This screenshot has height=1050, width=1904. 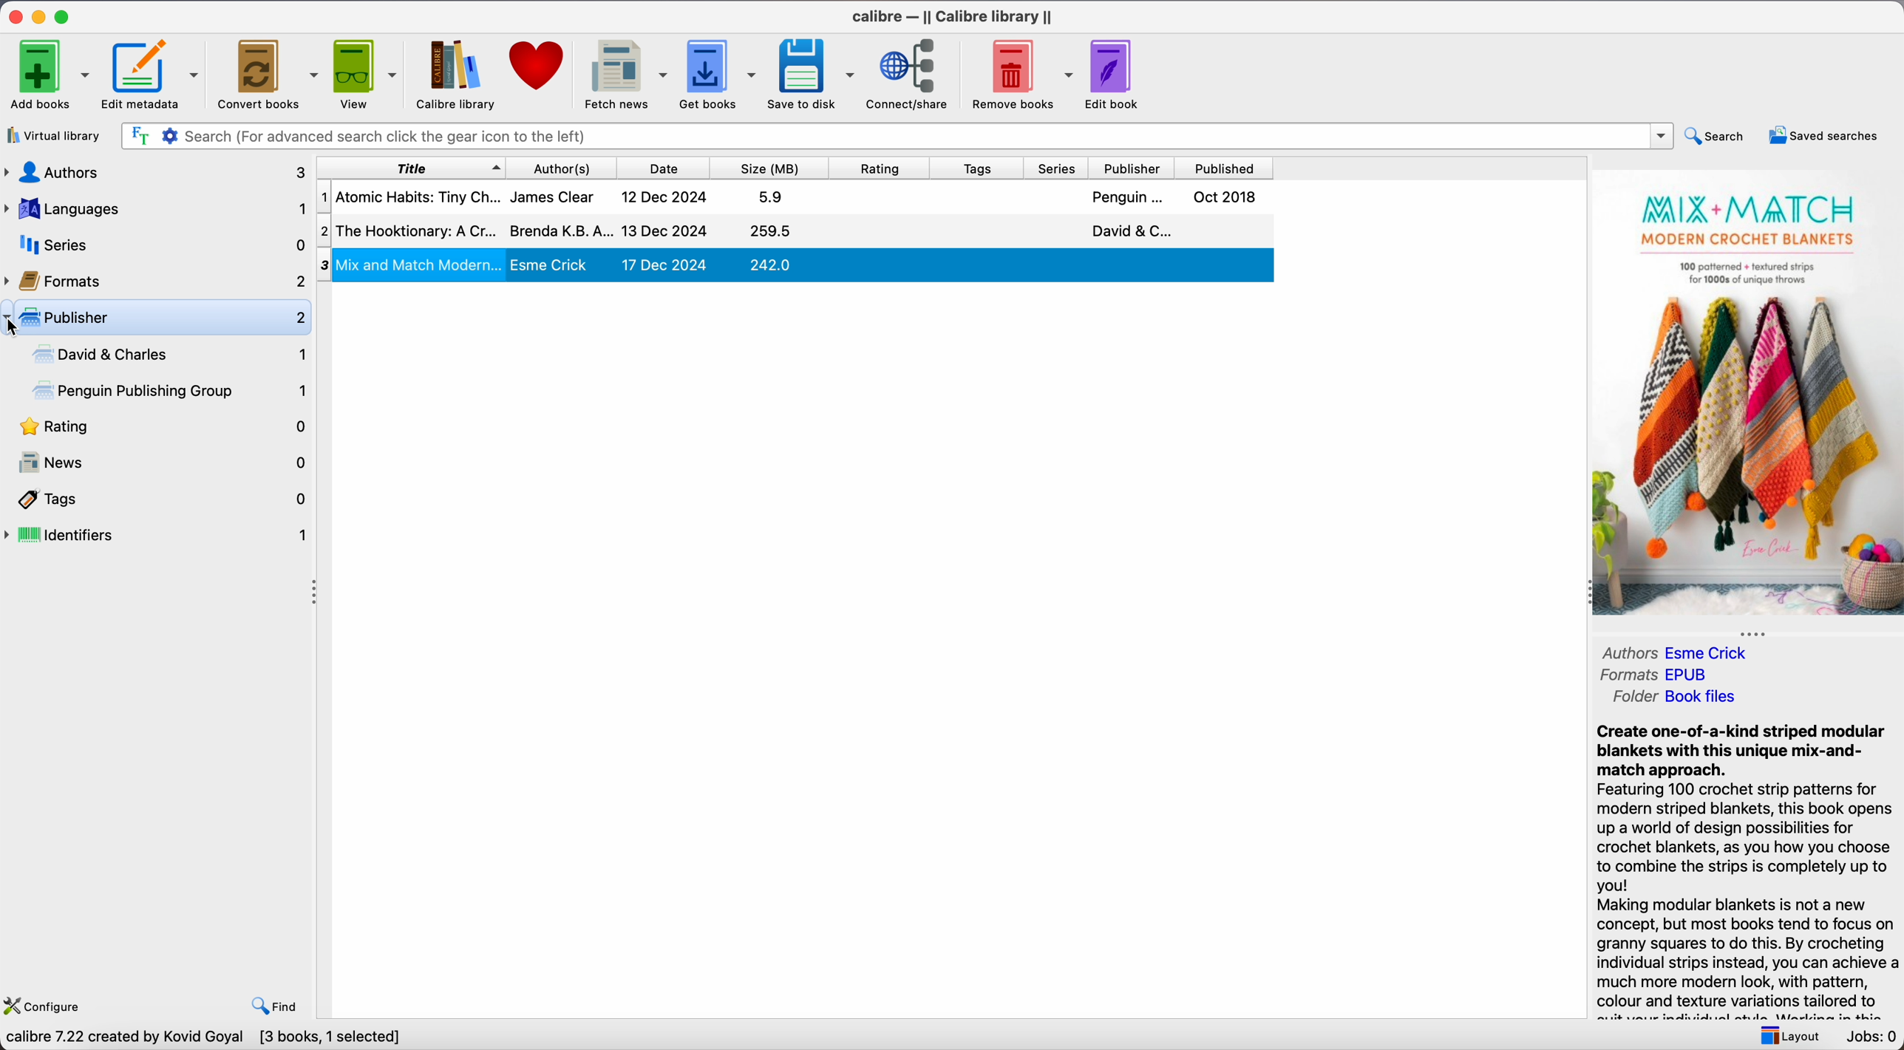 What do you see at coordinates (1748, 395) in the screenshot?
I see `book cover preview` at bounding box center [1748, 395].